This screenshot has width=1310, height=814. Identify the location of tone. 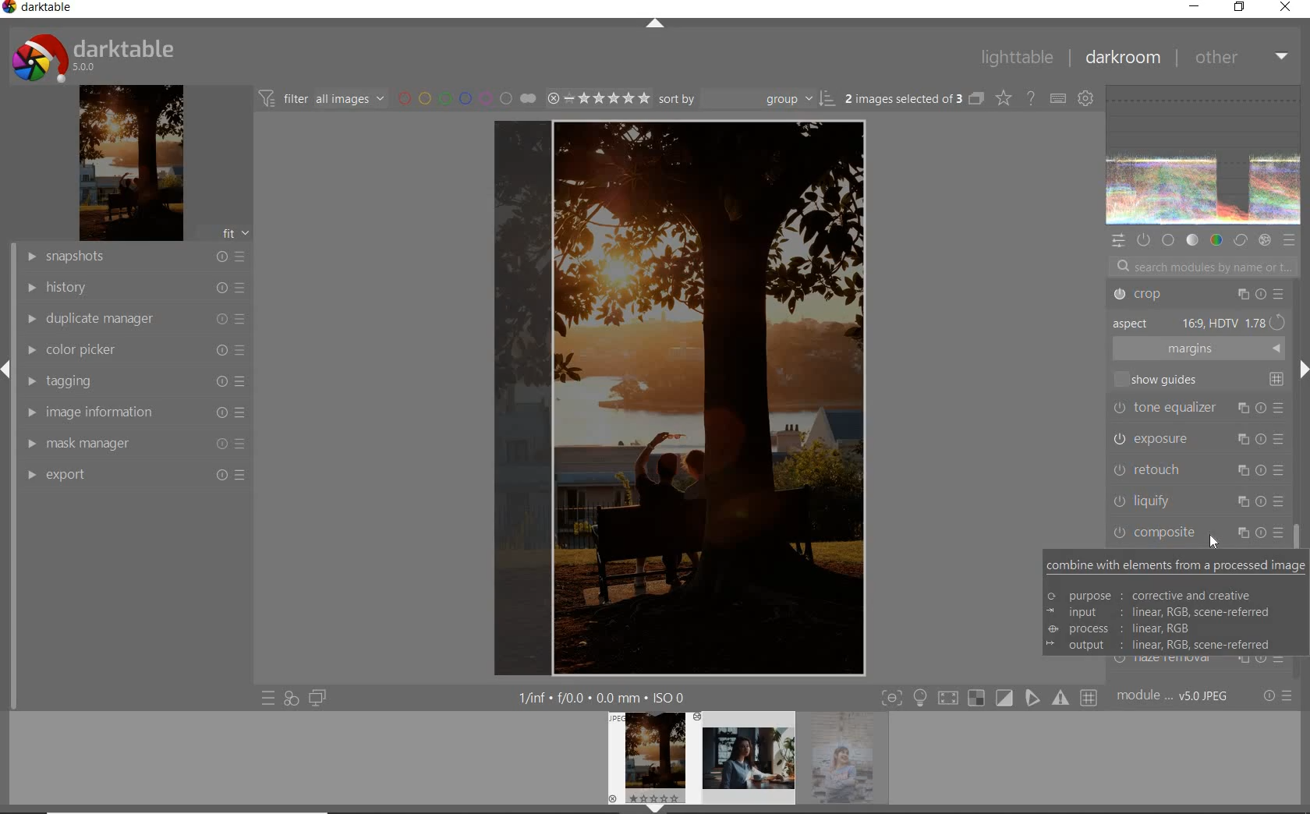
(1193, 240).